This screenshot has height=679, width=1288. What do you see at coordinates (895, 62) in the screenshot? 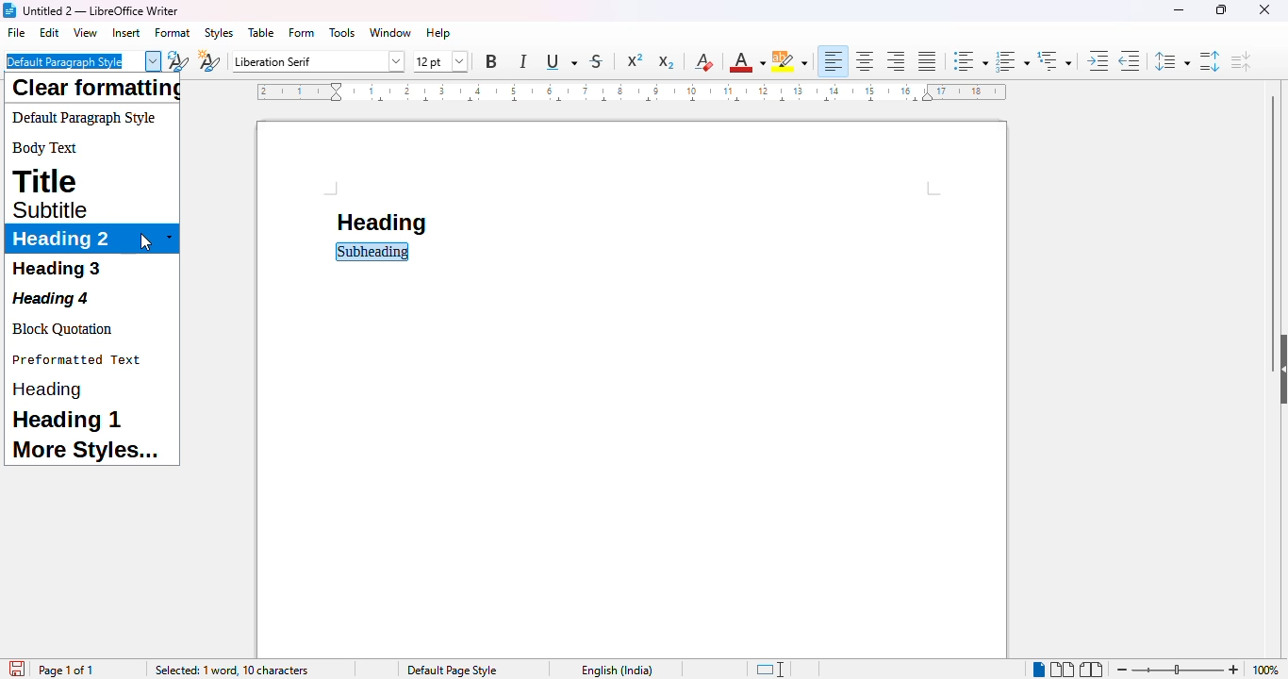
I see `align right` at bounding box center [895, 62].